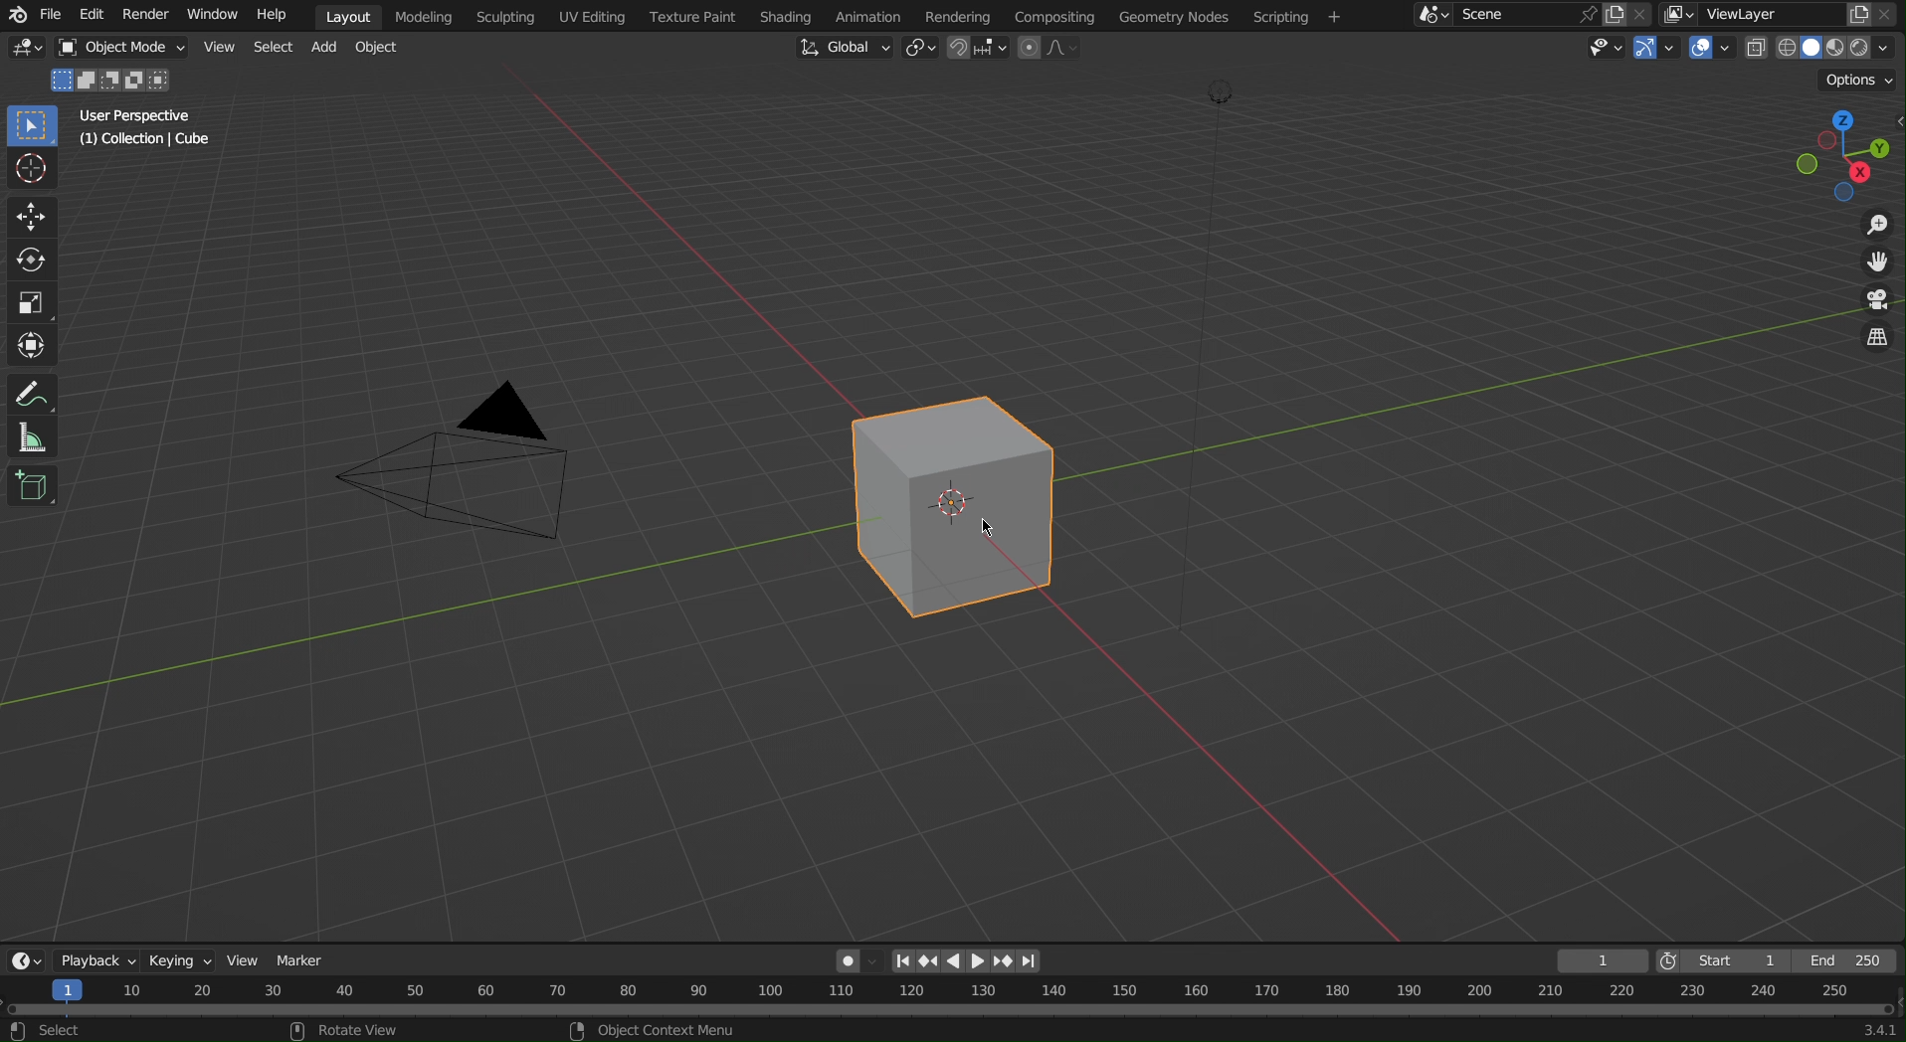  What do you see at coordinates (350, 1031) in the screenshot?
I see `rotate view` at bounding box center [350, 1031].